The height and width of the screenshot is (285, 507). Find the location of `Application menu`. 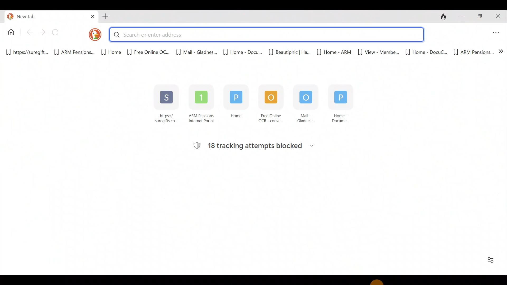

Application menu is located at coordinates (496, 31).